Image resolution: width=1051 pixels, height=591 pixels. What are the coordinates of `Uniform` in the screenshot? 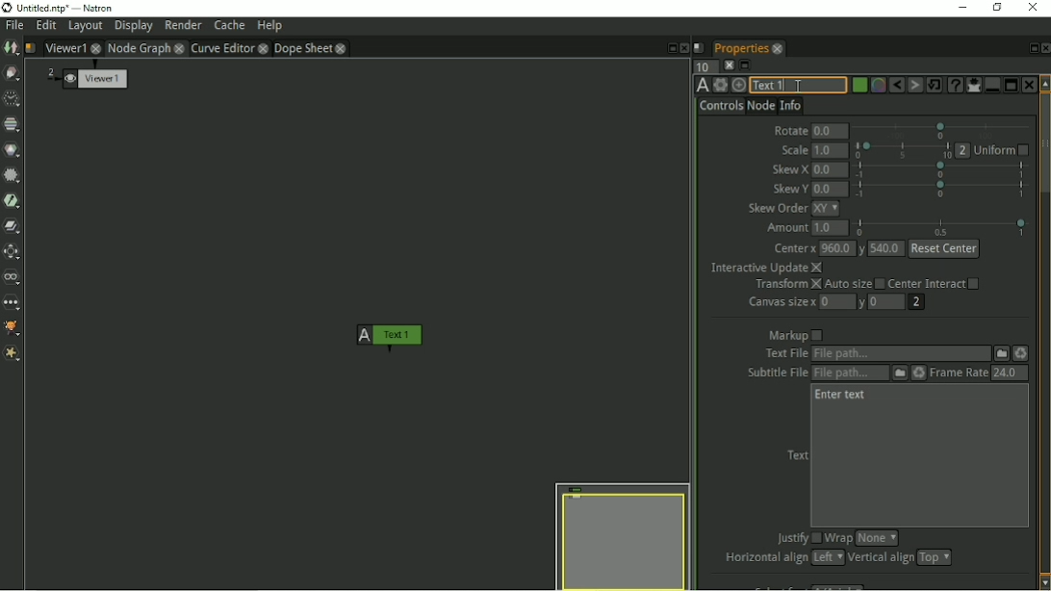 It's located at (1004, 150).